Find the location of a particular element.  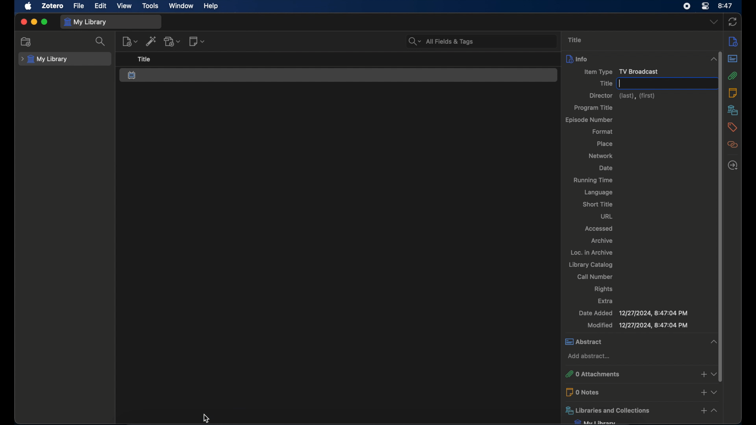

dropdown is located at coordinates (714, 374).